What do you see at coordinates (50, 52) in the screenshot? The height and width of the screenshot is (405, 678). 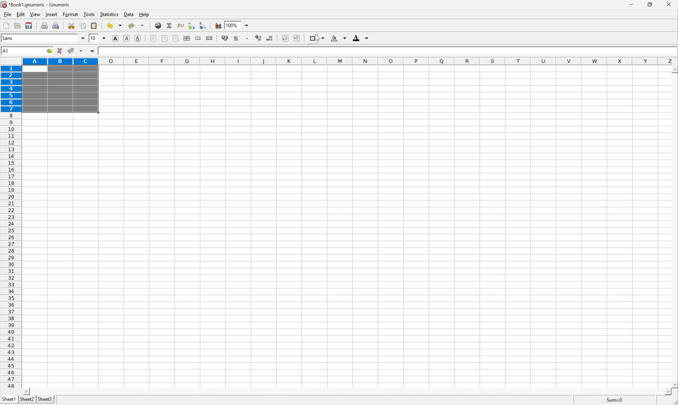 I see `go to` at bounding box center [50, 52].